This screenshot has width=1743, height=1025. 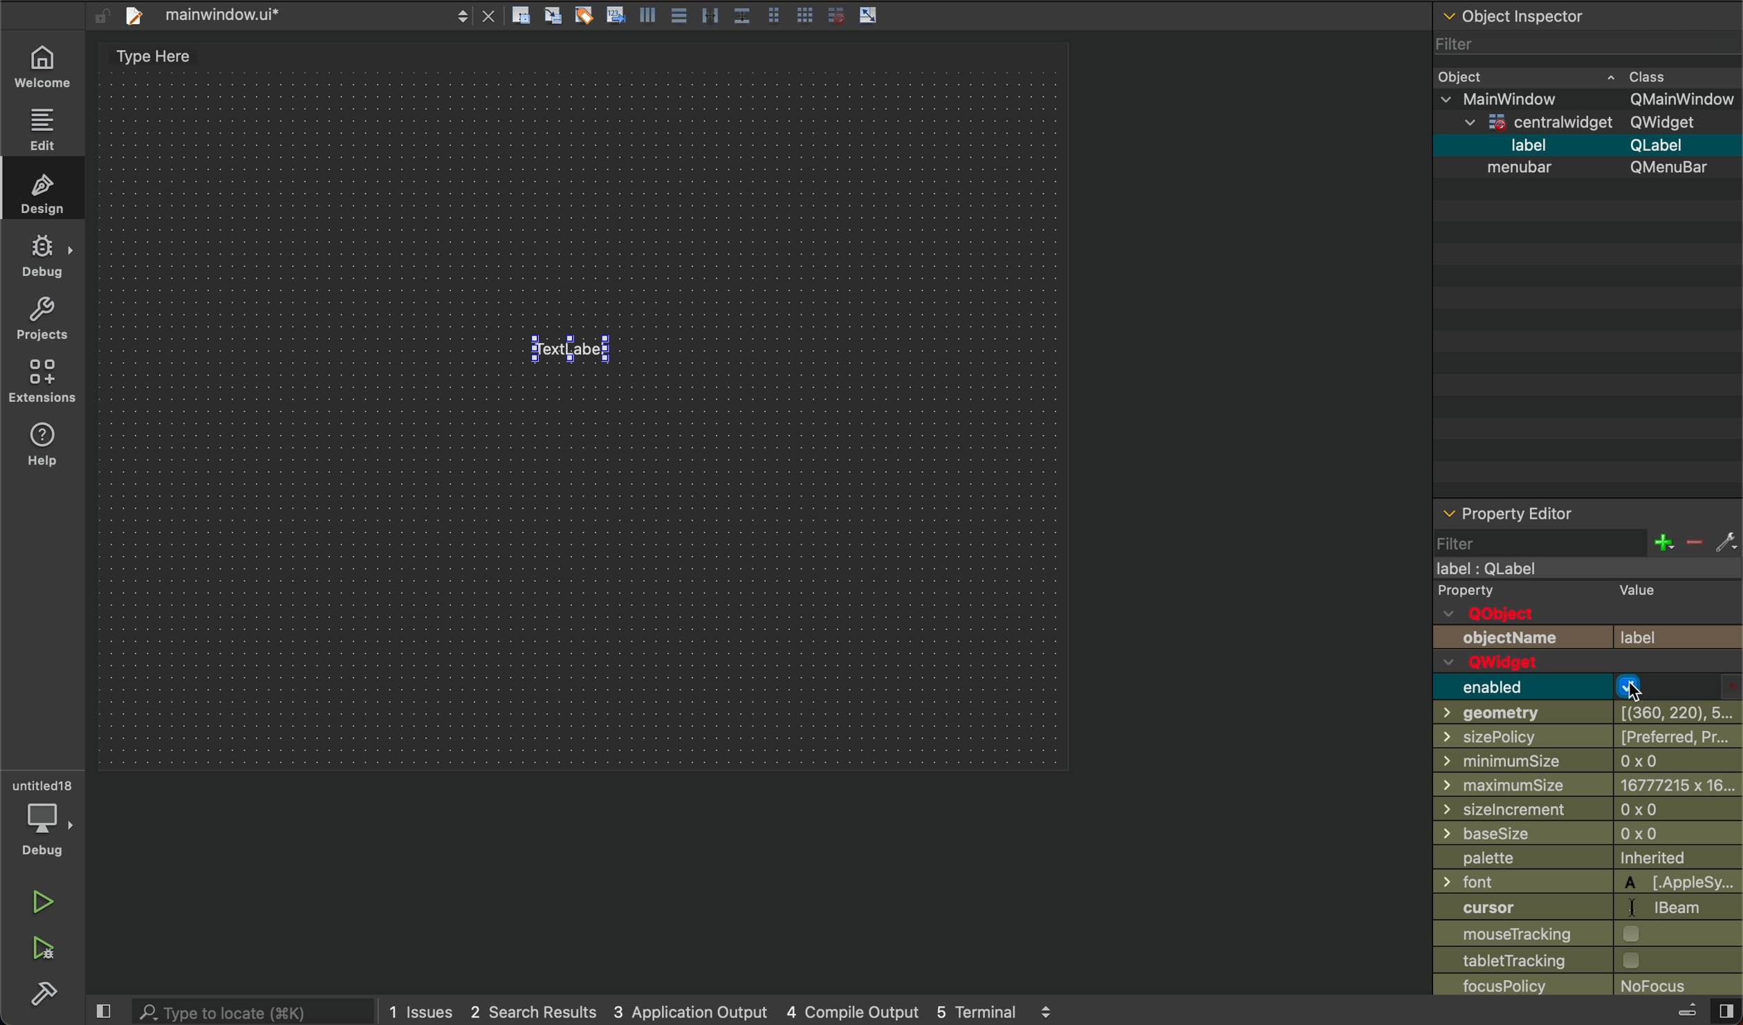 I want to click on Qwidget, so click(x=1670, y=122).